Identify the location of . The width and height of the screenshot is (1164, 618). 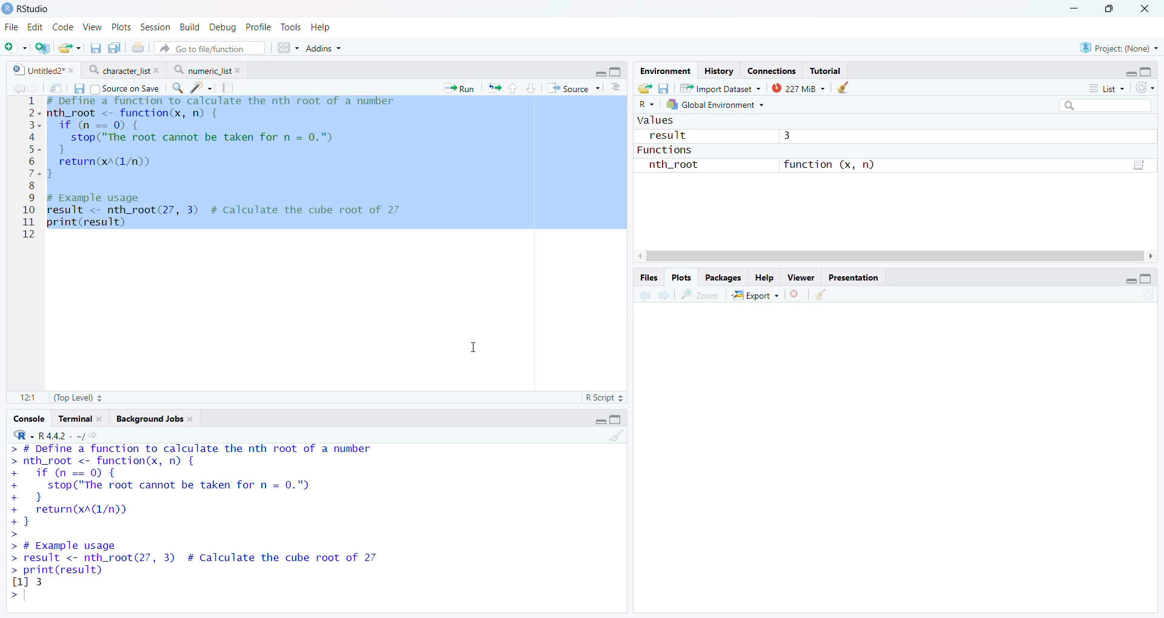
(764, 277).